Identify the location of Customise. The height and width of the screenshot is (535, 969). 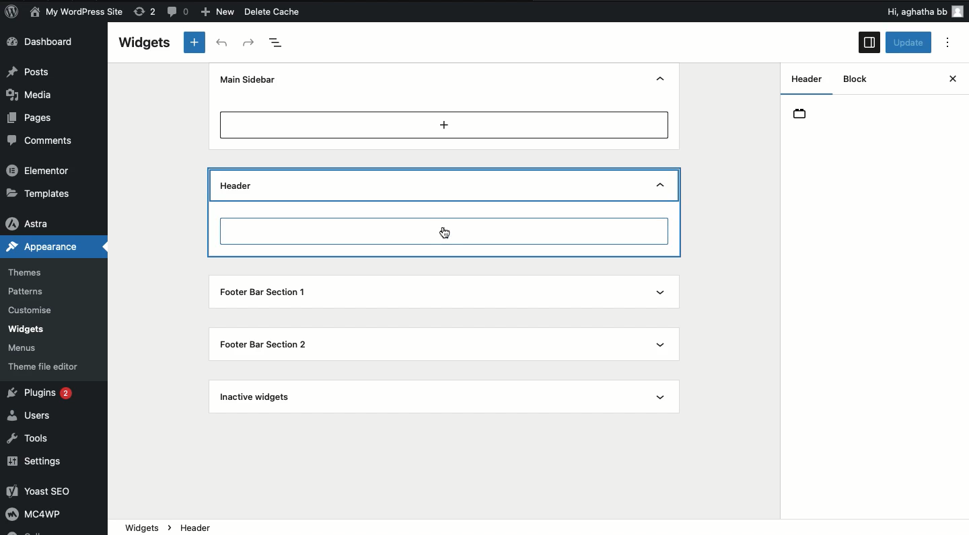
(33, 309).